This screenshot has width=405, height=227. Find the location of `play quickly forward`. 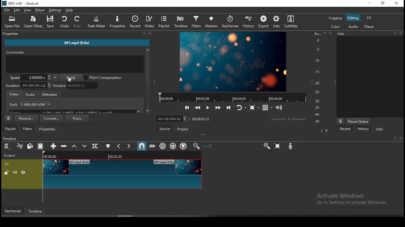

play quickly forward is located at coordinates (219, 108).